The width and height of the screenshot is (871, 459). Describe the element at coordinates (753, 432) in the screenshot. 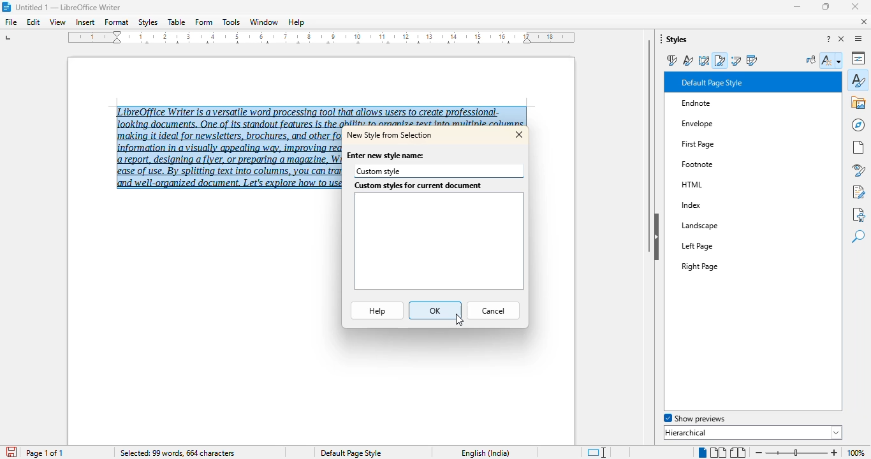

I see `hierarchical` at that location.